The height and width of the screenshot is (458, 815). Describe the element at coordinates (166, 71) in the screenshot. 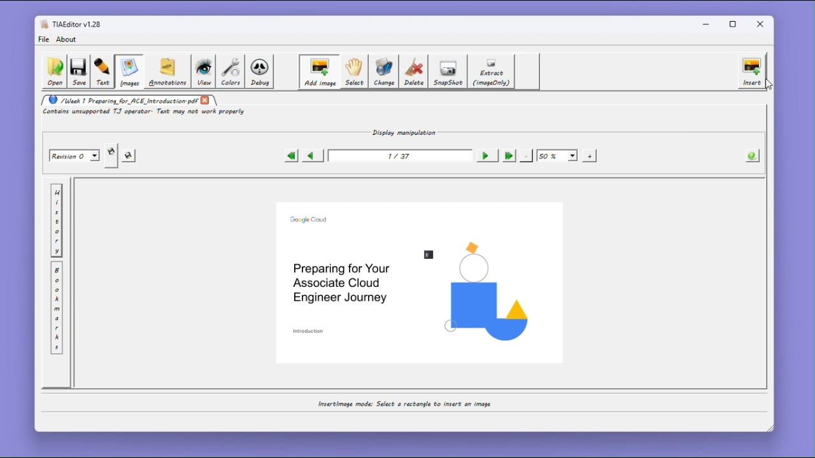

I see `Annotations ` at that location.